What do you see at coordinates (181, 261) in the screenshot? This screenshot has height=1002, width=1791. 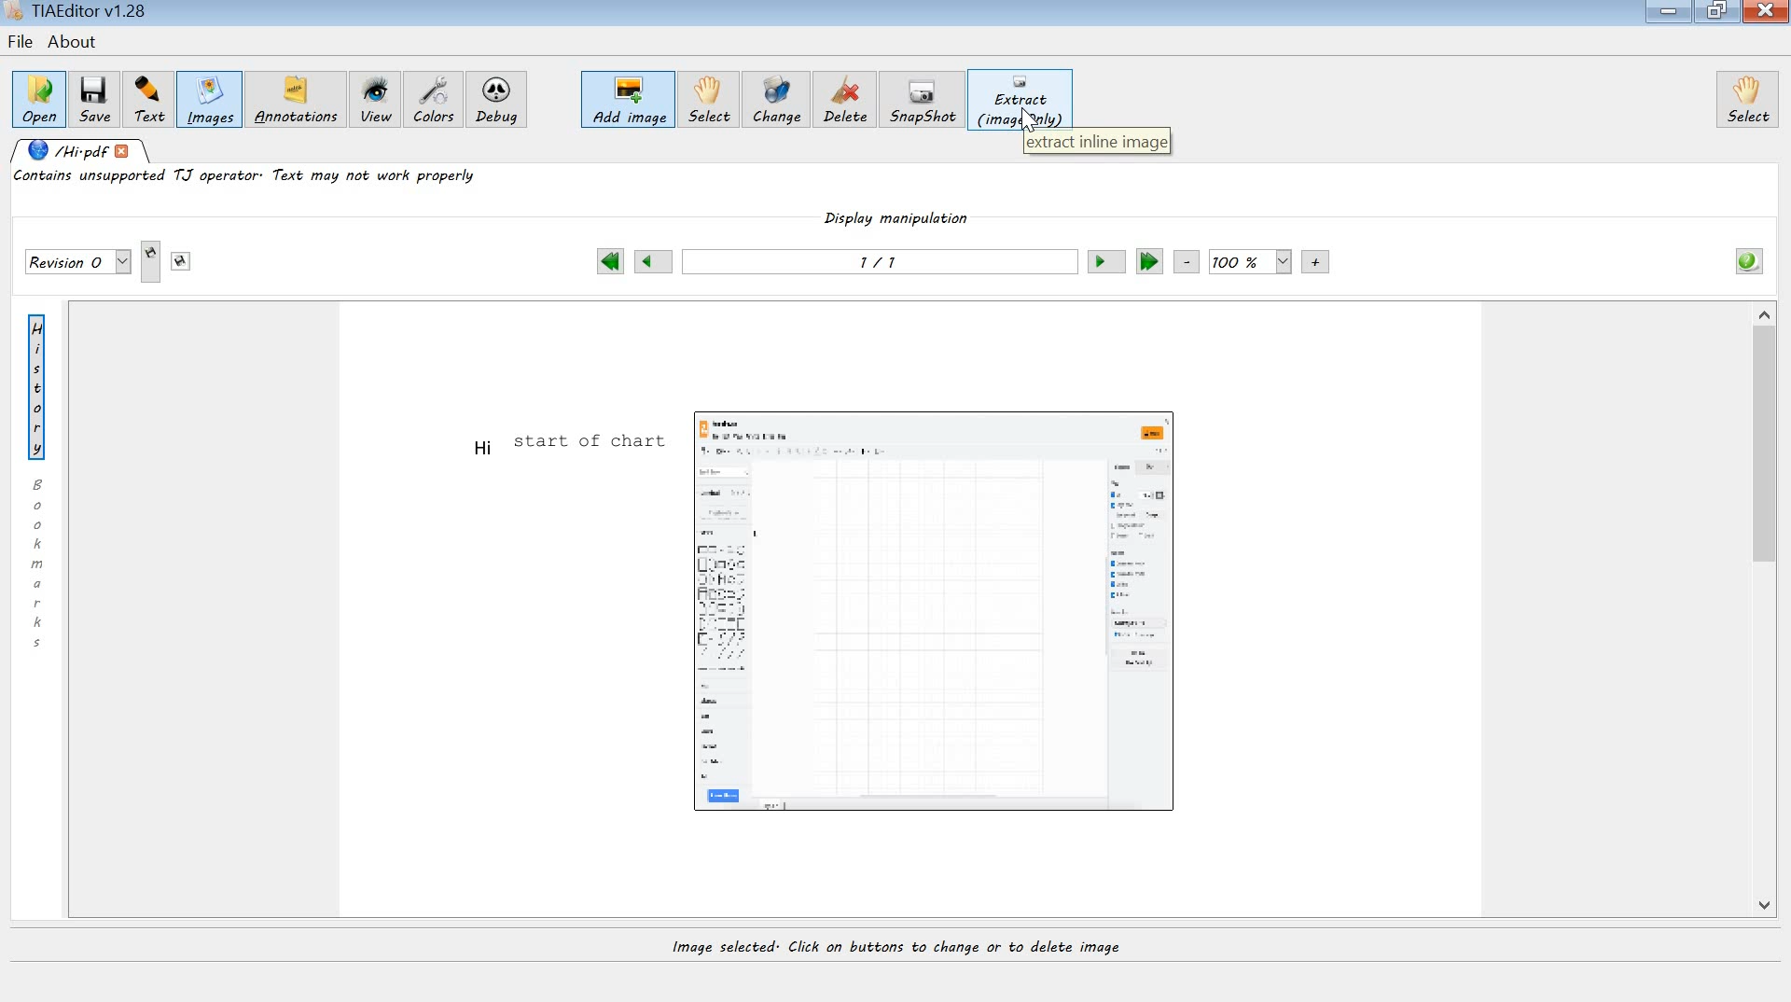 I see `saves this revision to another file` at bounding box center [181, 261].